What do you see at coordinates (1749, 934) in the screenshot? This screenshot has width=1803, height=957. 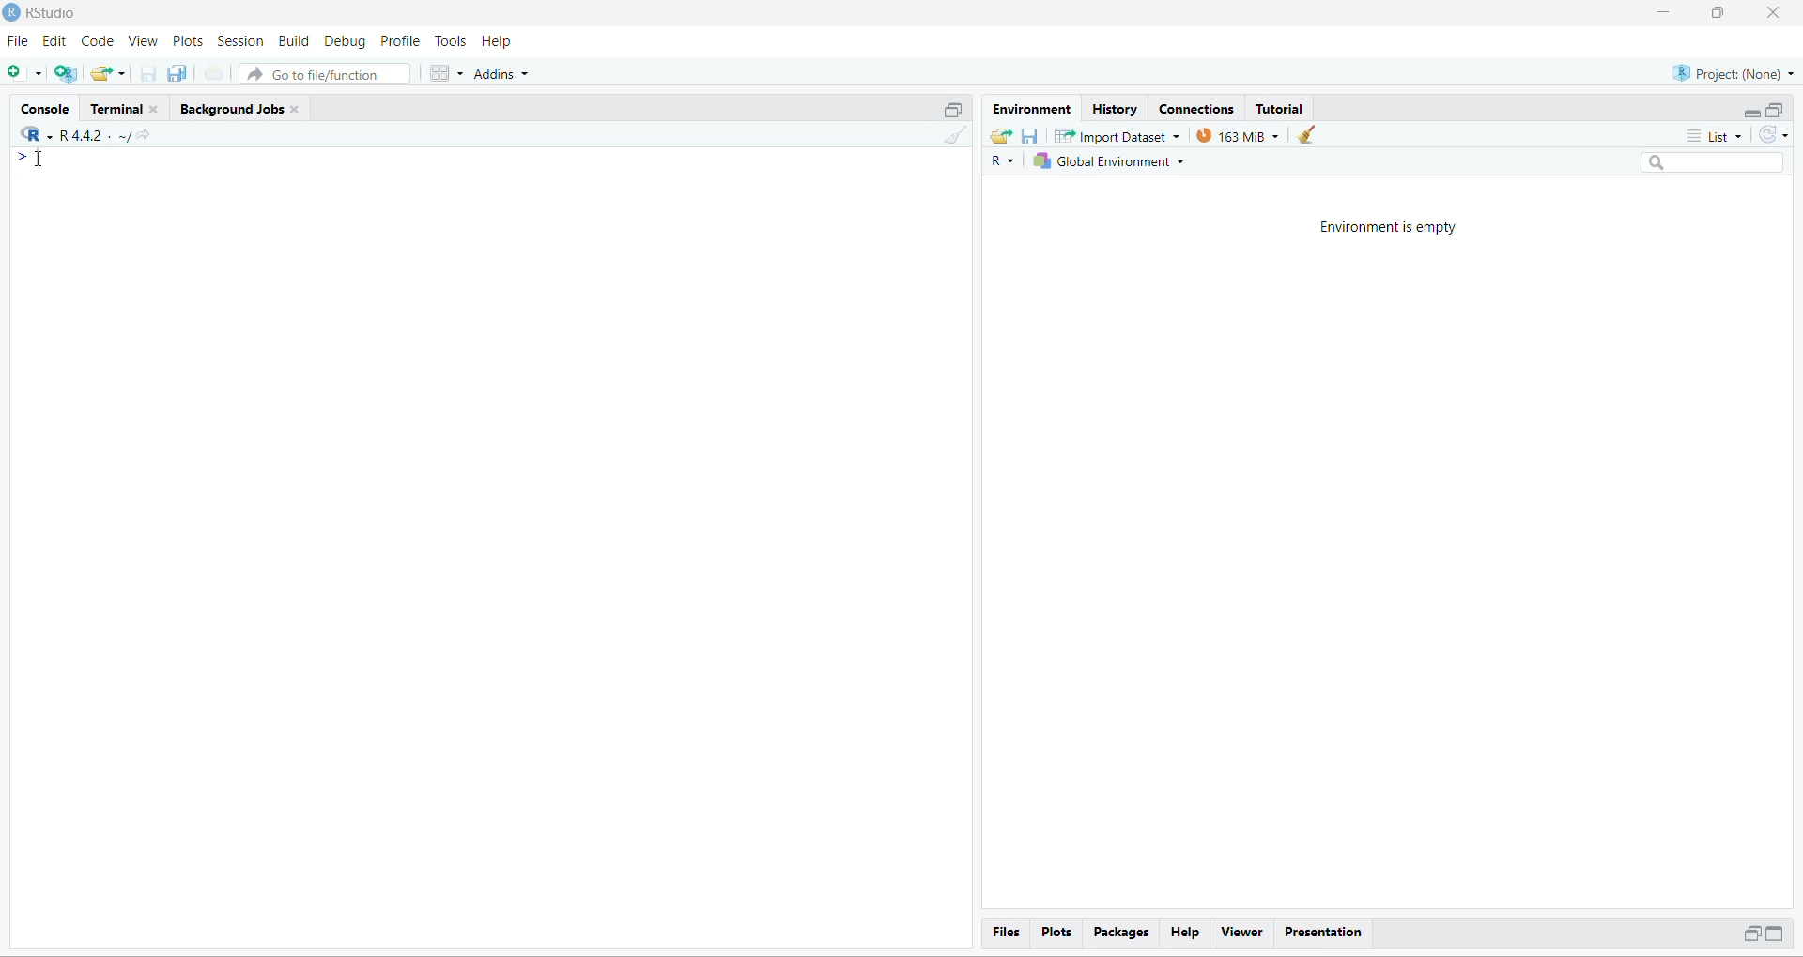 I see `minimize` at bounding box center [1749, 934].